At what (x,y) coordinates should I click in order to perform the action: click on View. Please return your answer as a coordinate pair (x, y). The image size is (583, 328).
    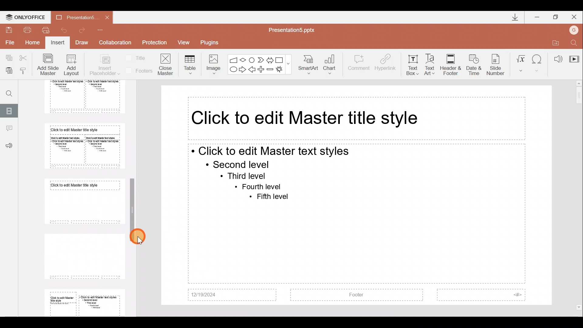
    Looking at the image, I should click on (186, 42).